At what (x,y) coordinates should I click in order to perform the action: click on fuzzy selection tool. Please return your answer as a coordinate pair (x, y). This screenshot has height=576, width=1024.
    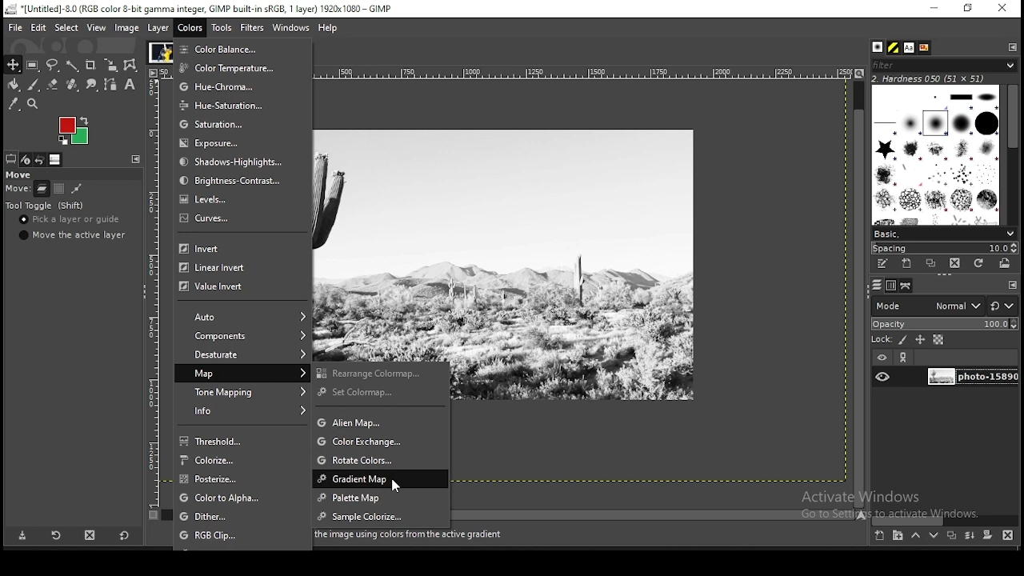
    Looking at the image, I should click on (74, 65).